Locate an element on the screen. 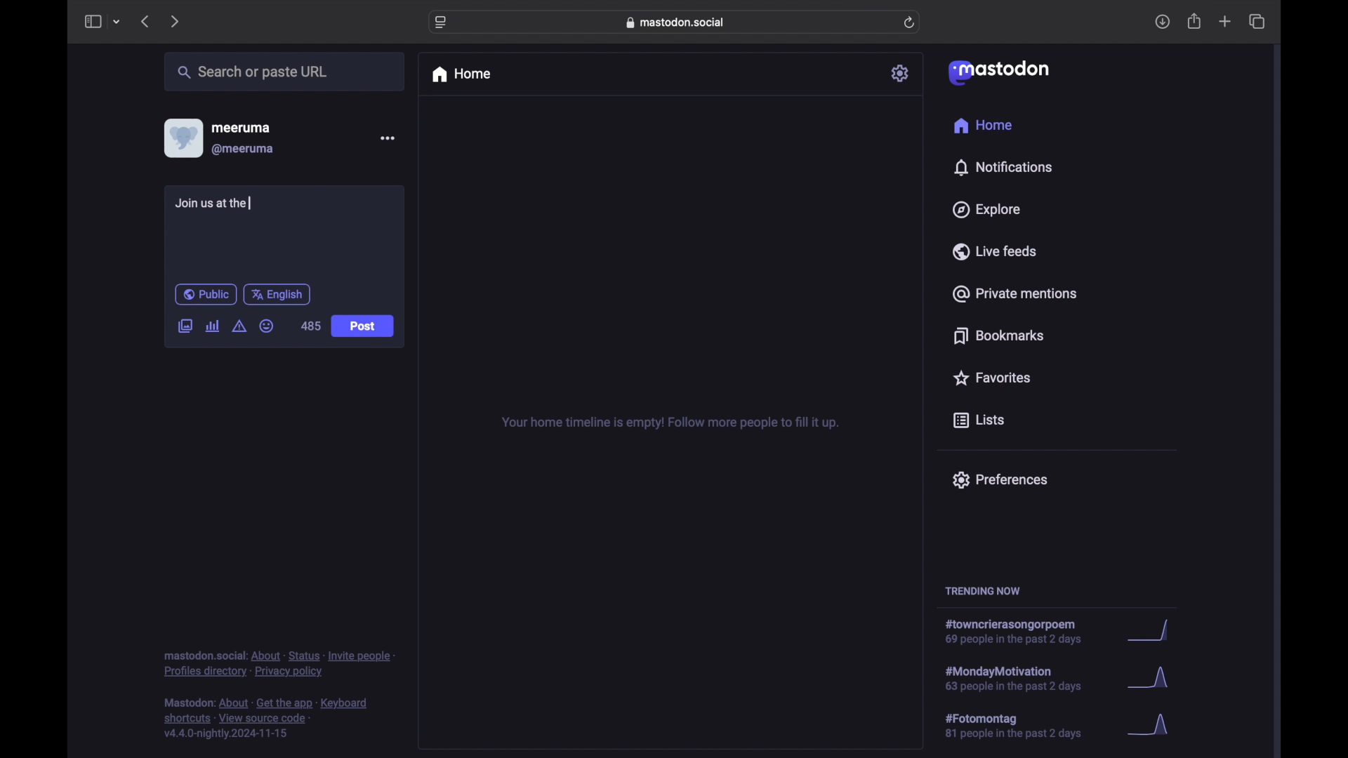 This screenshot has height=758, width=1348. Post is located at coordinates (364, 327).